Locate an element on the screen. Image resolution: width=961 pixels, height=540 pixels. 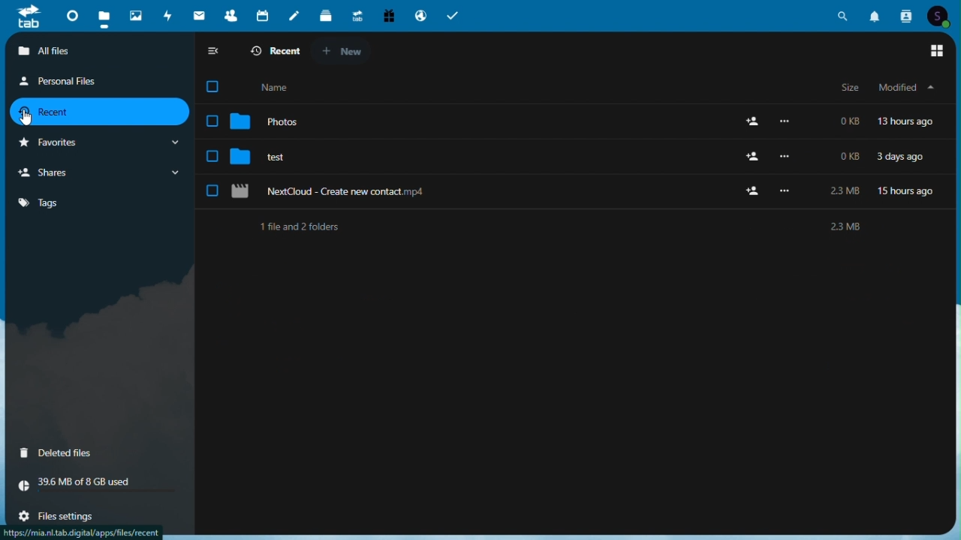
checkbox is located at coordinates (211, 190).